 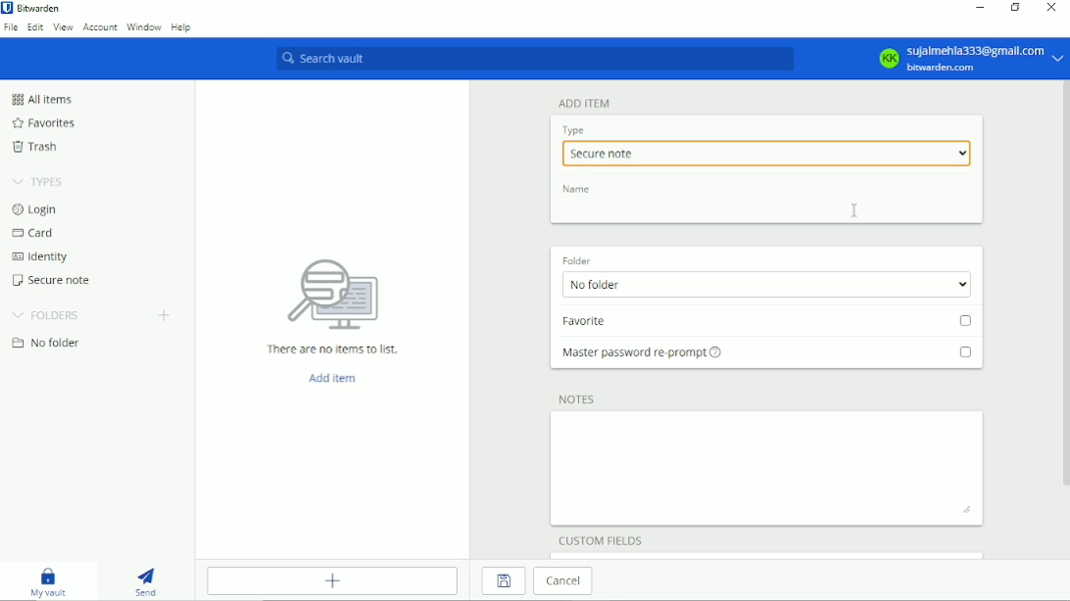 I want to click on Cancel, so click(x=566, y=581).